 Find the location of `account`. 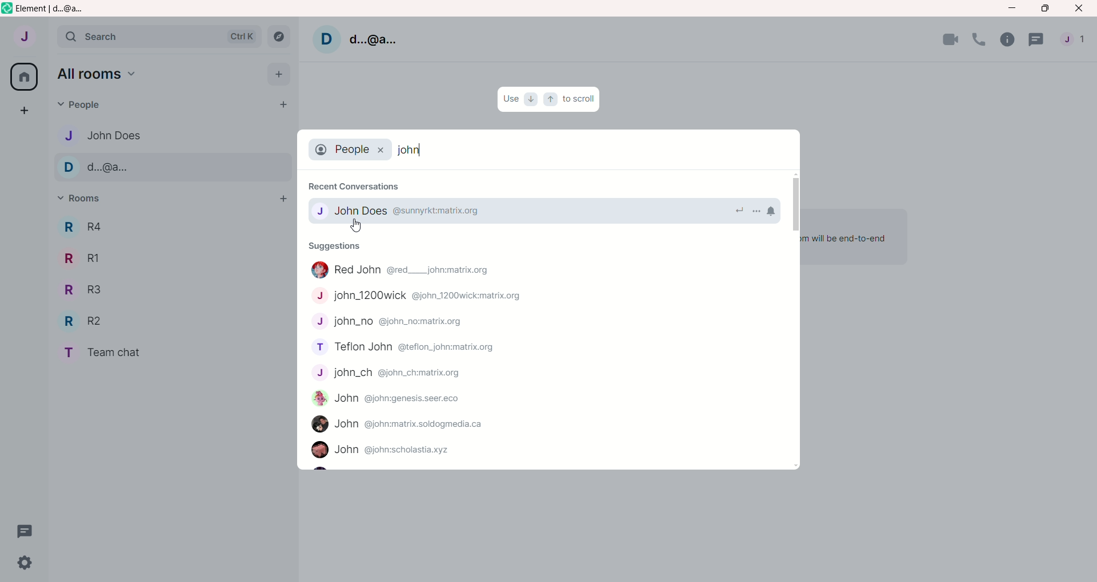

account is located at coordinates (25, 38).